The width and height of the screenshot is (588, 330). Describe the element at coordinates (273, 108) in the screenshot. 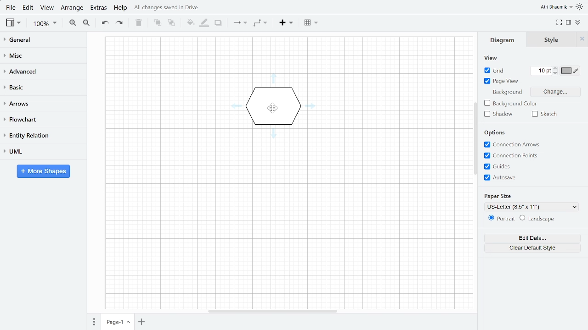

I see `Cursor` at that location.